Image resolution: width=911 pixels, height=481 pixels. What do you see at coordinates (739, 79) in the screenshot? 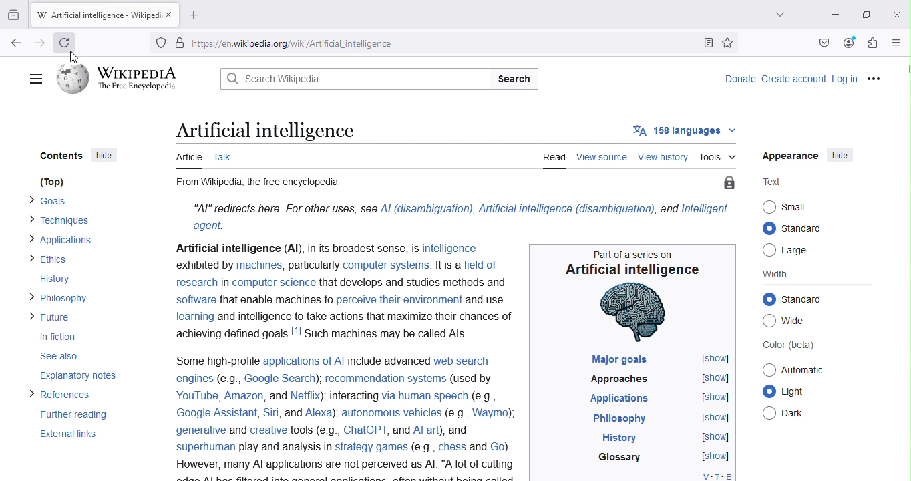
I see `Donate` at bounding box center [739, 79].